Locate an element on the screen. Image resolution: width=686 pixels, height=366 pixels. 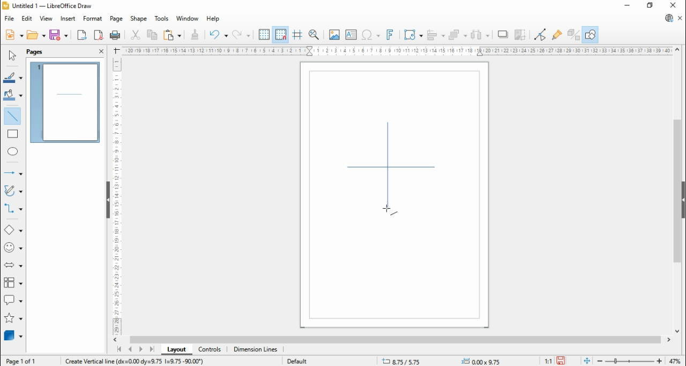
-21.10/14.59 is located at coordinates (409, 361).